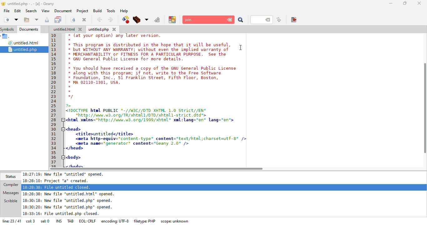 The height and width of the screenshot is (225, 427). Describe the element at coordinates (11, 222) in the screenshot. I see `line:23/41` at that location.